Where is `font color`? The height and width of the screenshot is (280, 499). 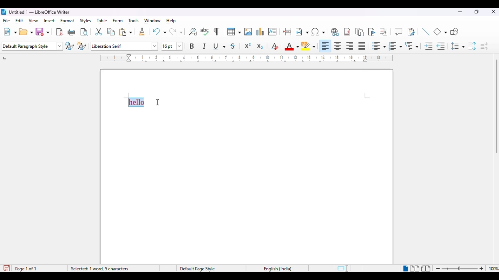
font color is located at coordinates (291, 45).